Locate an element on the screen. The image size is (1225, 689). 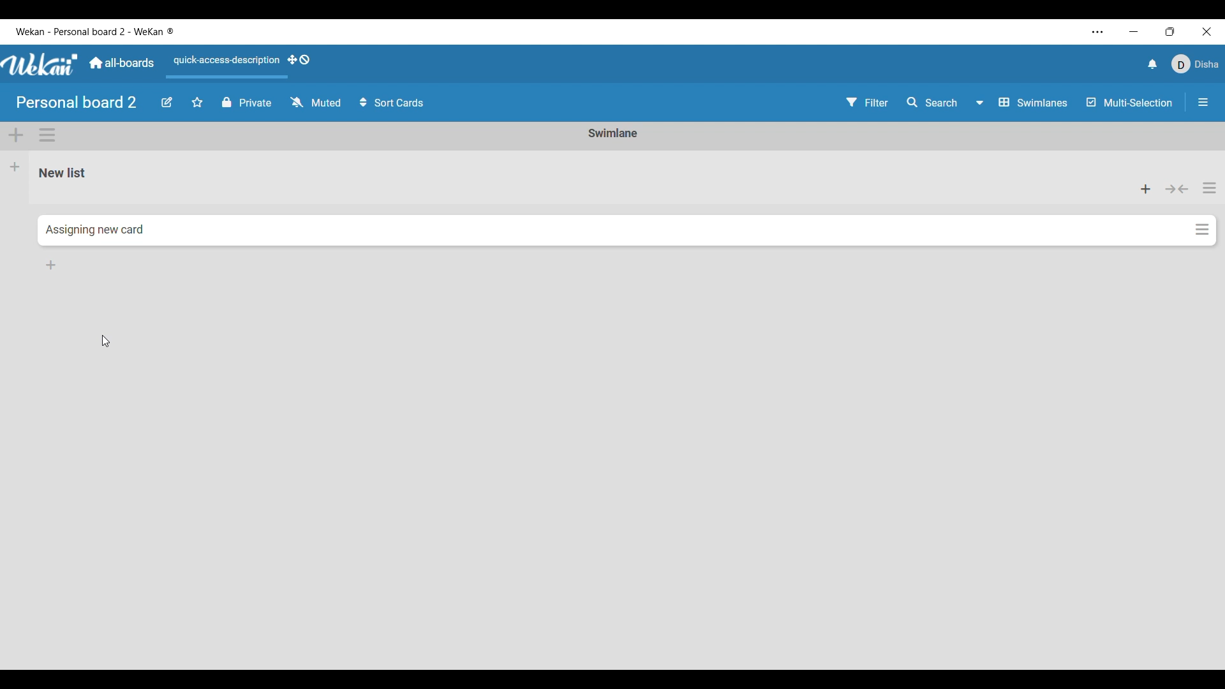
Filter is located at coordinates (868, 102).